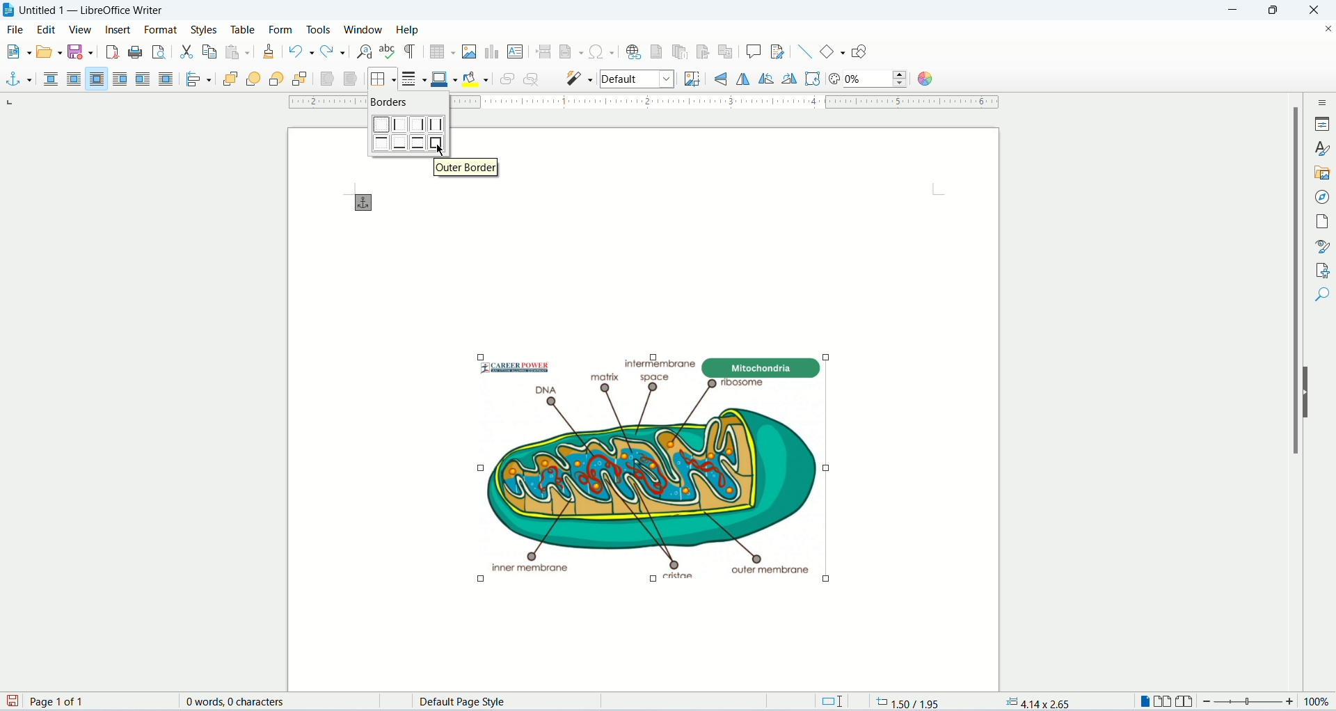 The image size is (1336, 711). Describe the element at coordinates (1328, 30) in the screenshot. I see `close document` at that location.